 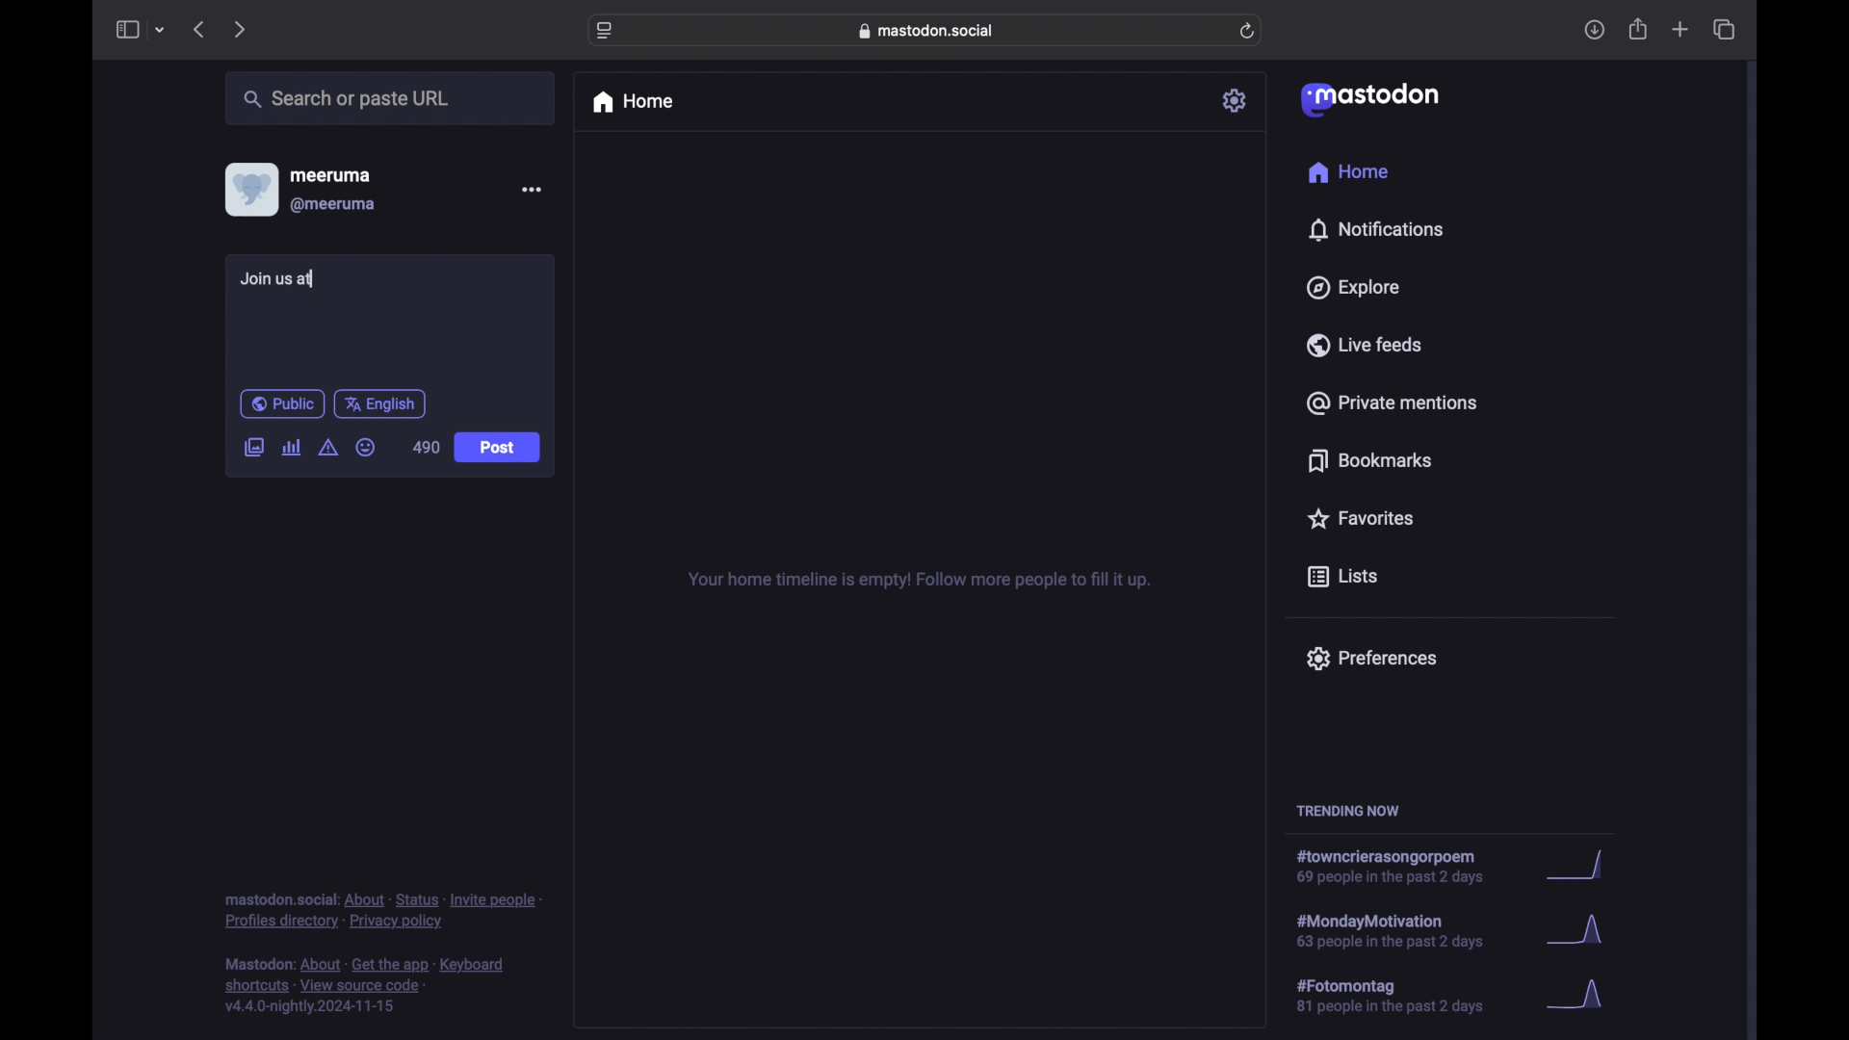 I want to click on public, so click(x=281, y=403).